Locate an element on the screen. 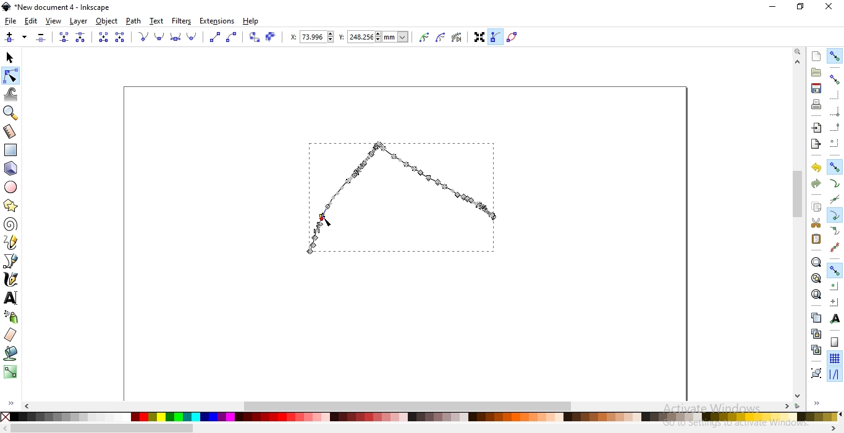  create rectangles and squares is located at coordinates (10, 150).